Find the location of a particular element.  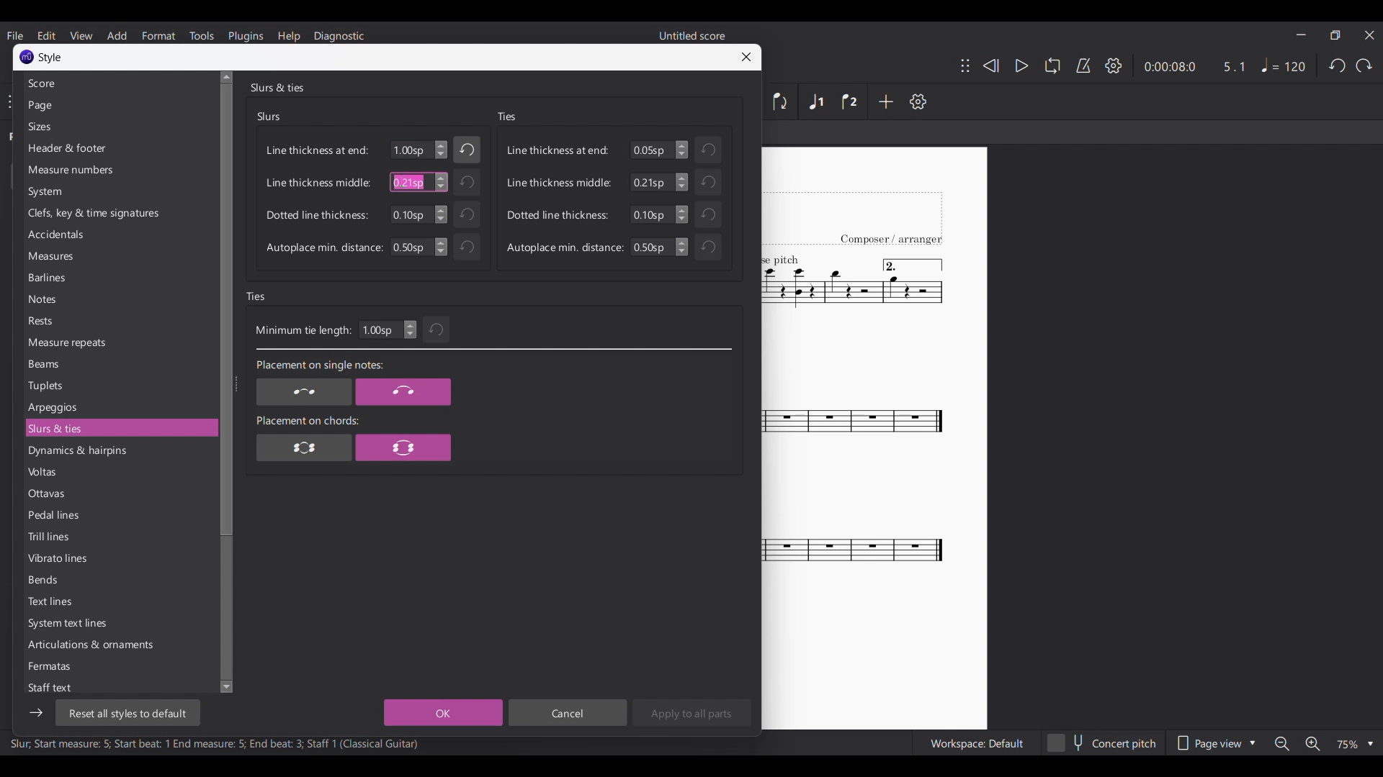

Increase/Decrease dotted line thickness is located at coordinates (441, 214).